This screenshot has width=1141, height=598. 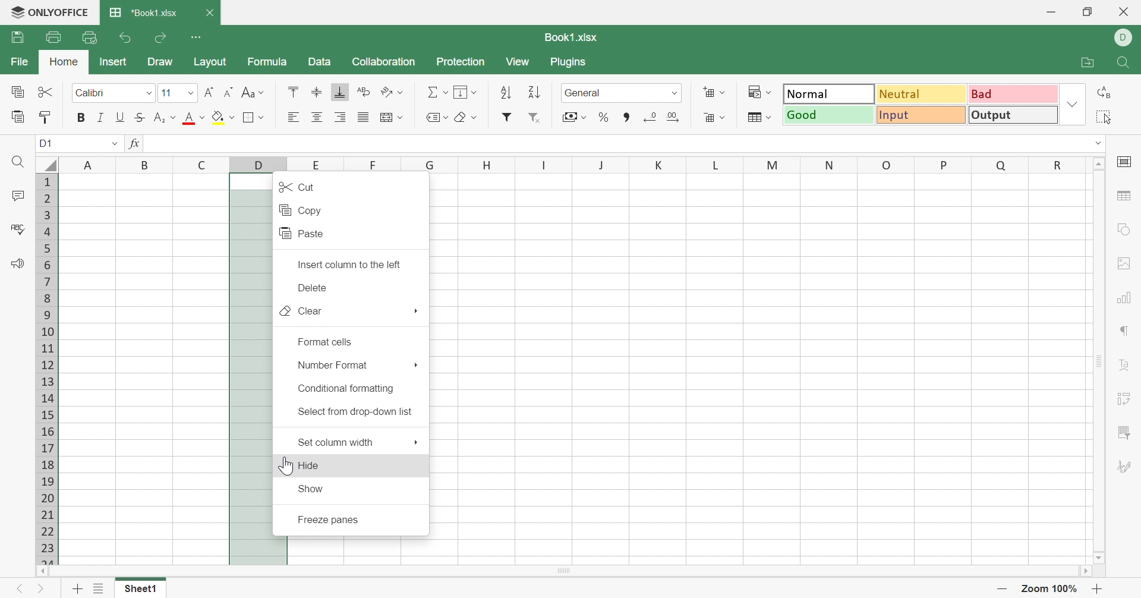 I want to click on Scroll Down, so click(x=1100, y=557).